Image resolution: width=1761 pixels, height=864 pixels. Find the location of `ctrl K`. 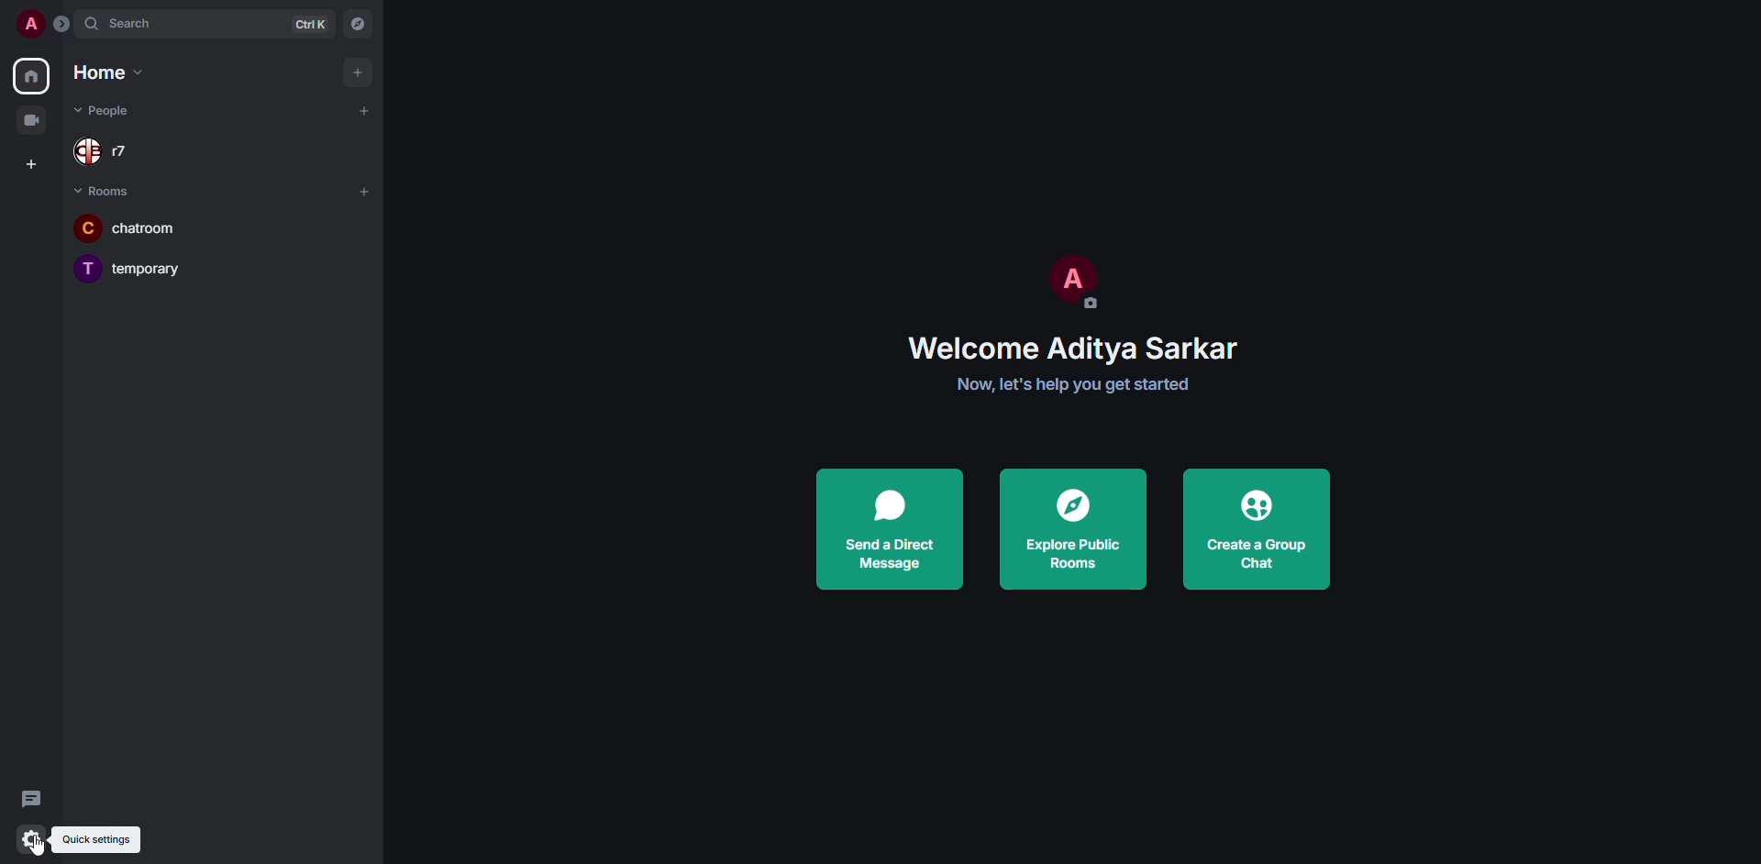

ctrl K is located at coordinates (310, 25).